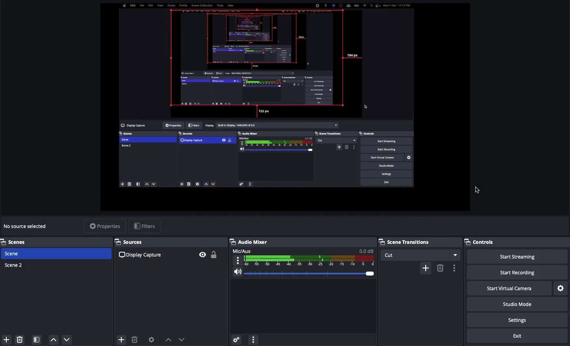  I want to click on Advanced audio menu, so click(236, 339).